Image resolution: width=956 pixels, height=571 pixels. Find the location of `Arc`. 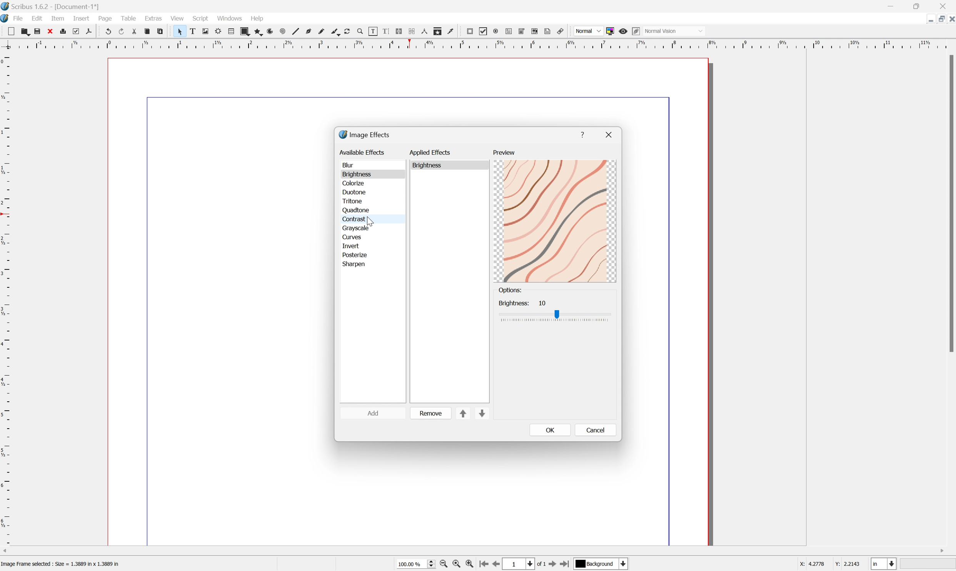

Arc is located at coordinates (272, 31).